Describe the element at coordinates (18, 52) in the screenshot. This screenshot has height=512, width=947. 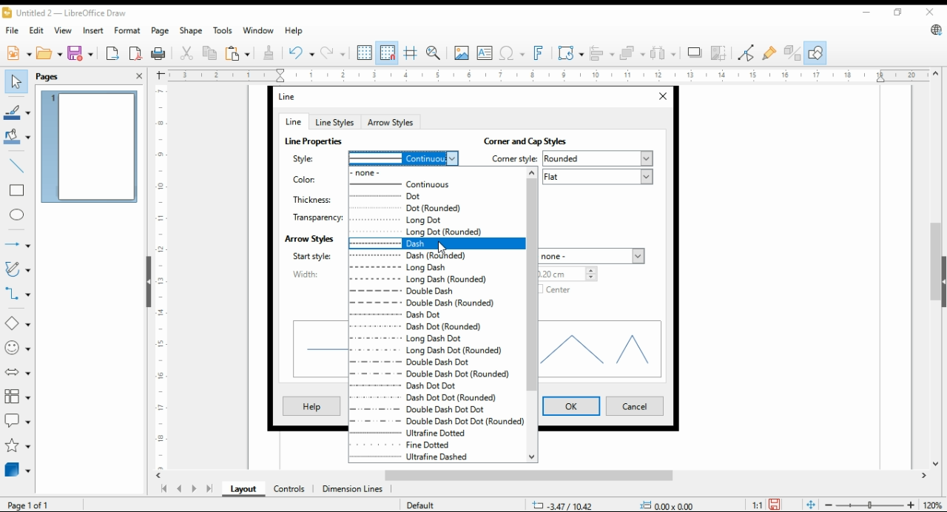
I see `new` at that location.